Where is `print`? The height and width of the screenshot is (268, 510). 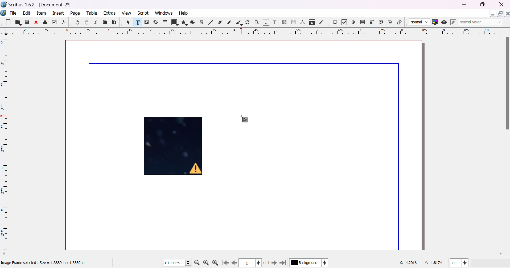 print is located at coordinates (45, 22).